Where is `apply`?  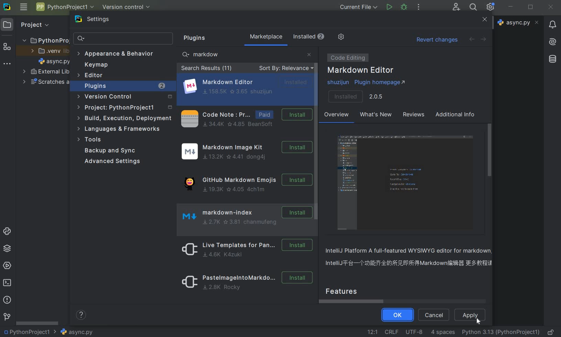 apply is located at coordinates (471, 315).